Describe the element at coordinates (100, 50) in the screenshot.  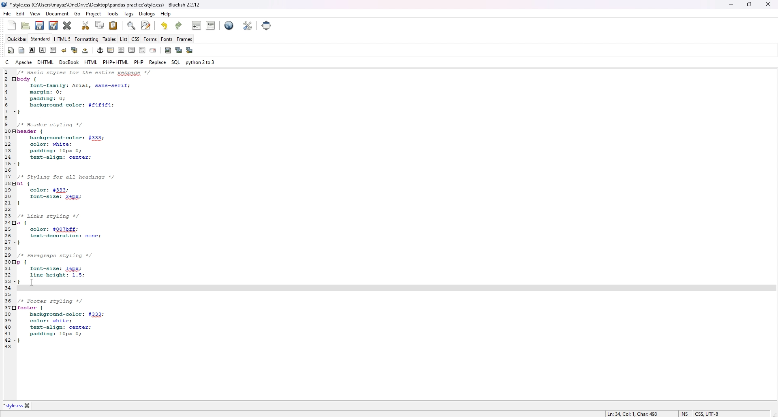
I see `anchor` at that location.